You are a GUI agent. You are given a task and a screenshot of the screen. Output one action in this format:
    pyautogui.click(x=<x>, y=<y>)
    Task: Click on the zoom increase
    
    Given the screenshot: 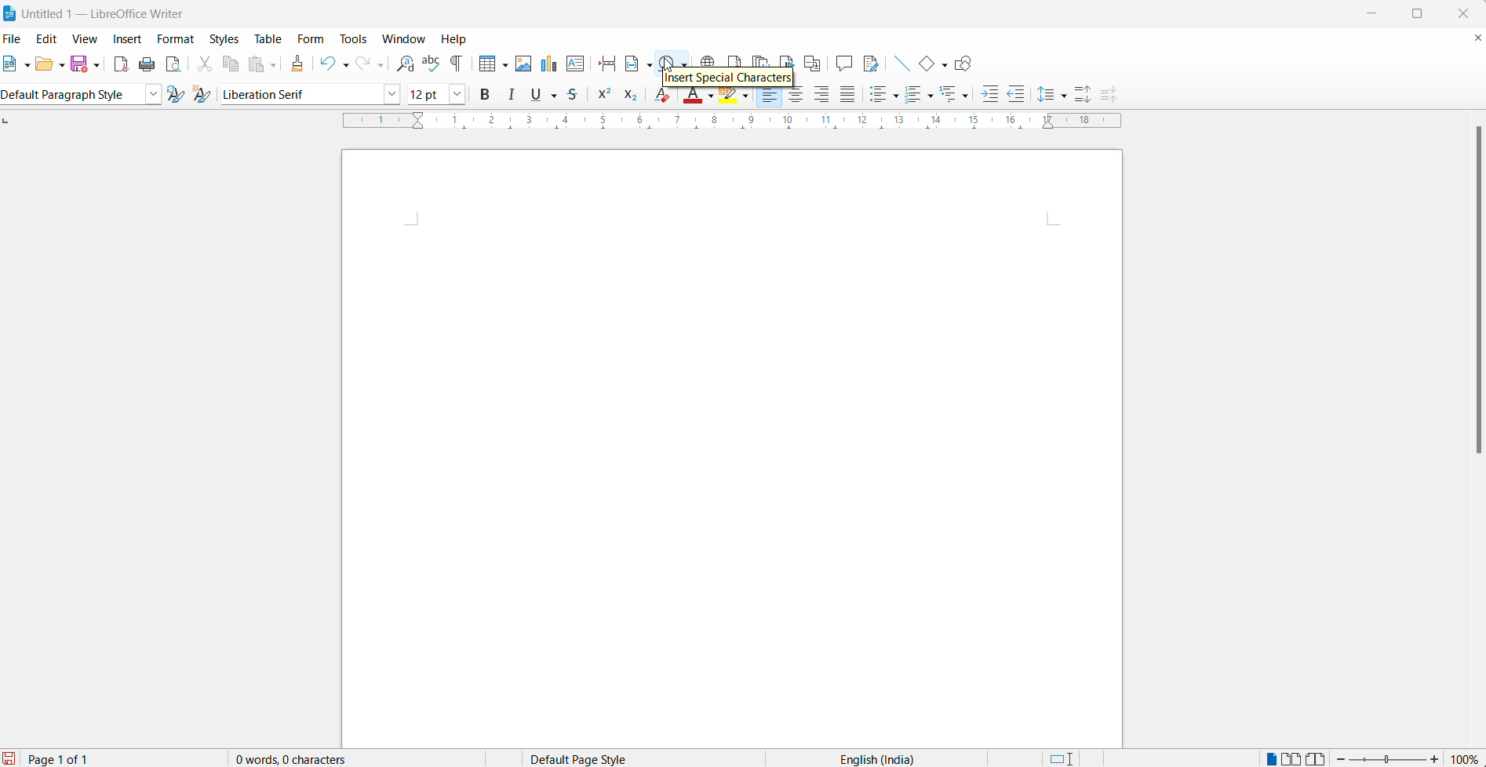 What is the action you would take?
    pyautogui.click(x=1438, y=759)
    